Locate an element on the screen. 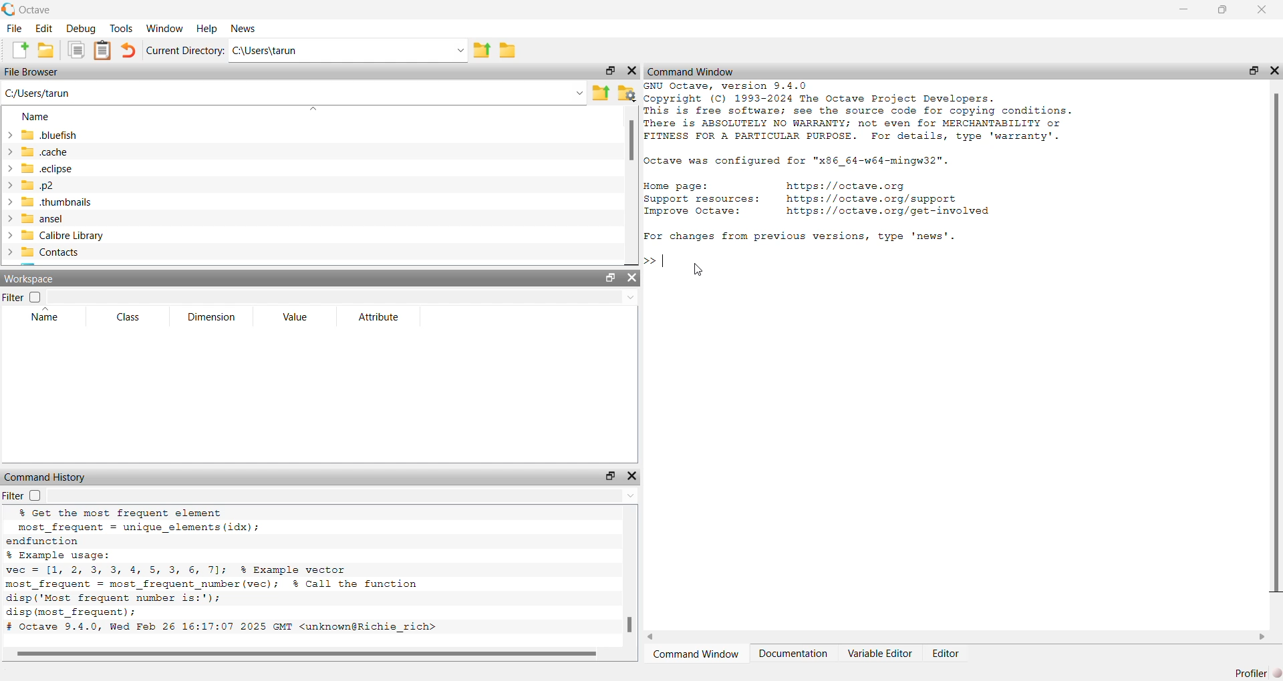 This screenshot has height=681, width=1283. File is located at coordinates (15, 27).